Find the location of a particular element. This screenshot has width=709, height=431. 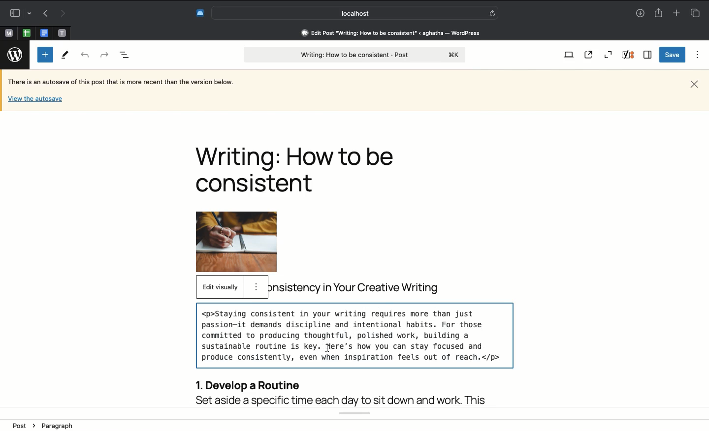

Title is located at coordinates (300, 169).